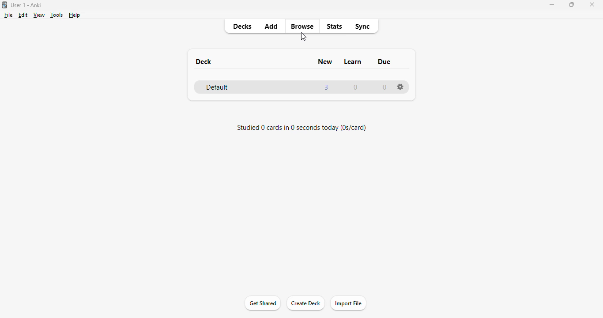 This screenshot has width=603, height=318. What do you see at coordinates (204, 62) in the screenshot?
I see `deck` at bounding box center [204, 62].